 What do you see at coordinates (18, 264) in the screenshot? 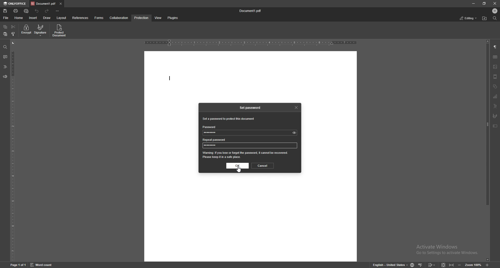
I see `page` at bounding box center [18, 264].